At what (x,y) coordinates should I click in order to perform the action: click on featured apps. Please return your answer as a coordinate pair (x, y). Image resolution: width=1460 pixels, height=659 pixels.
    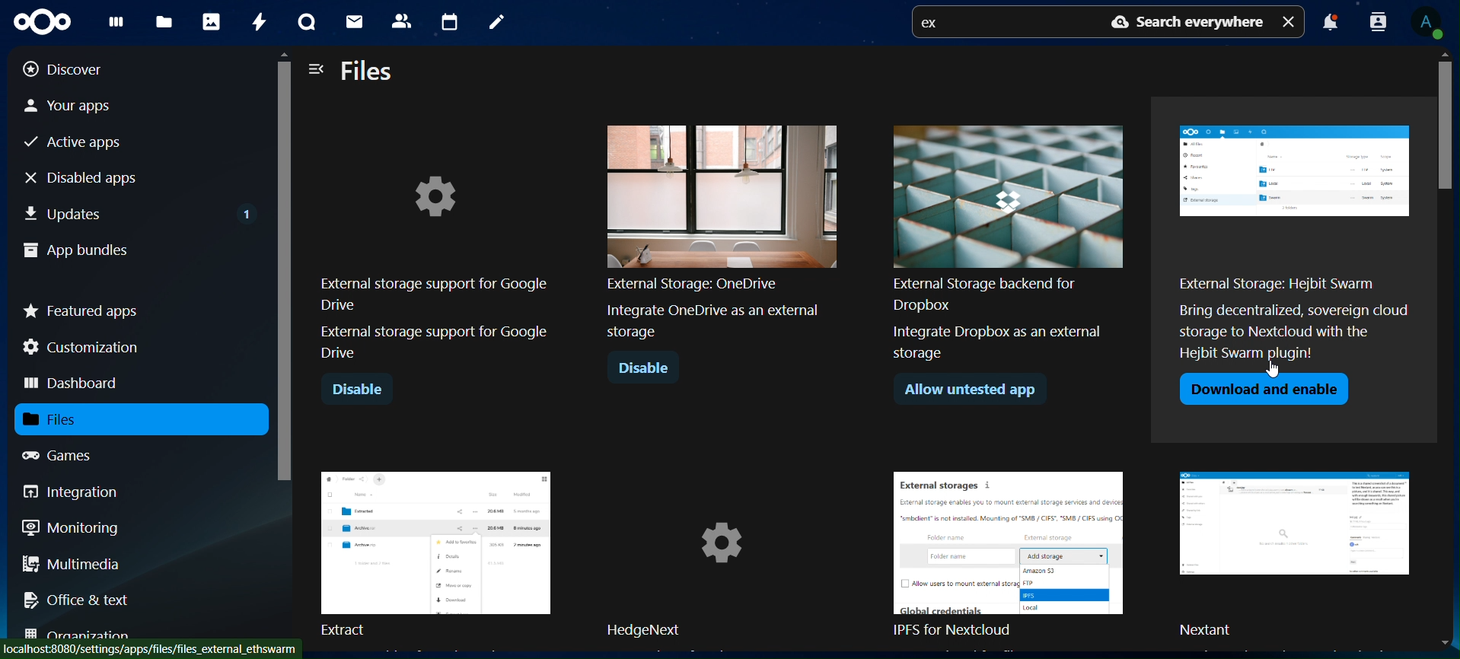
    Looking at the image, I should click on (82, 307).